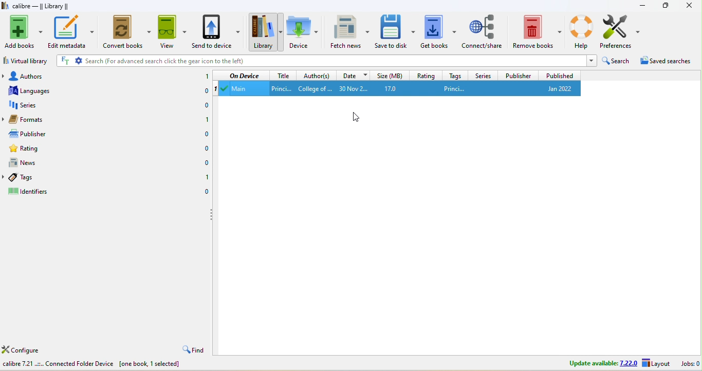 This screenshot has width=702, height=371. Describe the element at coordinates (438, 31) in the screenshot. I see `get books` at that location.